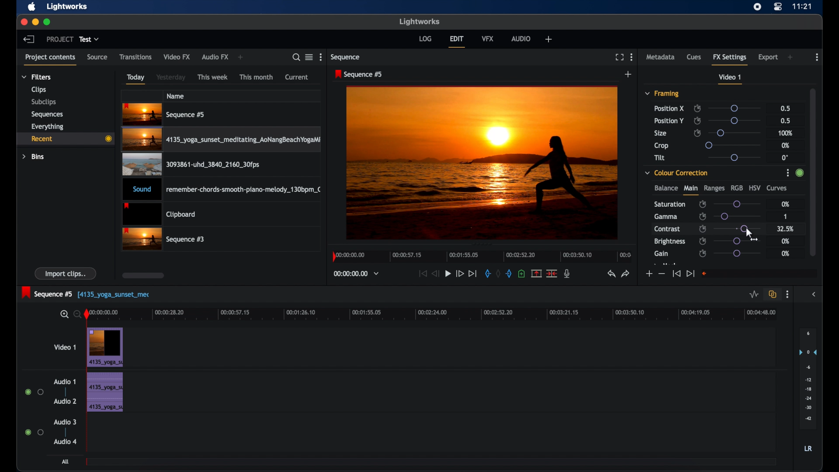  Describe the element at coordinates (714, 188) in the screenshot. I see `ranges` at that location.